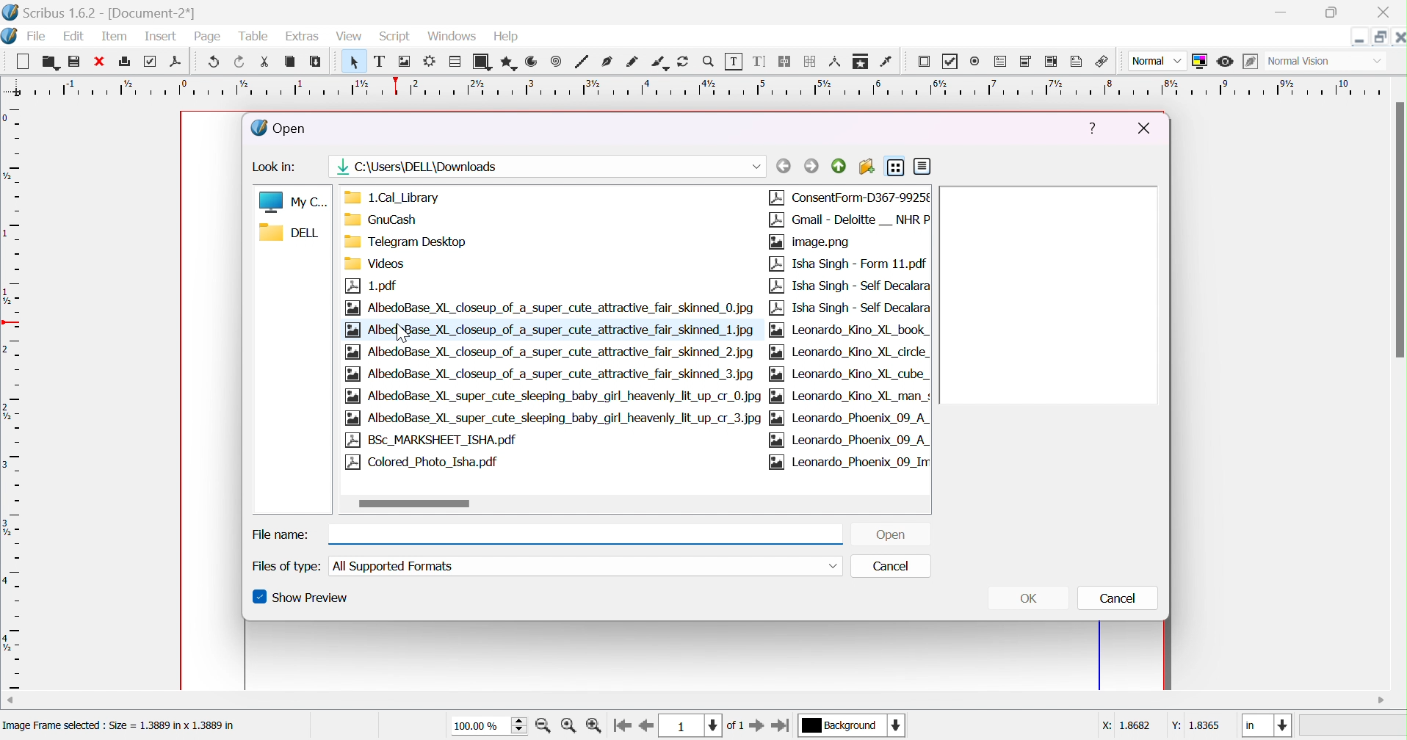 This screenshot has width=1407, height=740. What do you see at coordinates (853, 725) in the screenshot?
I see `current layer` at bounding box center [853, 725].